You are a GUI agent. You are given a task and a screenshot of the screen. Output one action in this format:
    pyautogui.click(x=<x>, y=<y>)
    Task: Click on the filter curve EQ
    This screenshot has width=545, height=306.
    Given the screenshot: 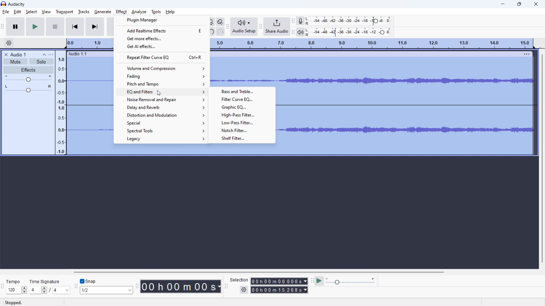 What is the action you would take?
    pyautogui.click(x=242, y=99)
    